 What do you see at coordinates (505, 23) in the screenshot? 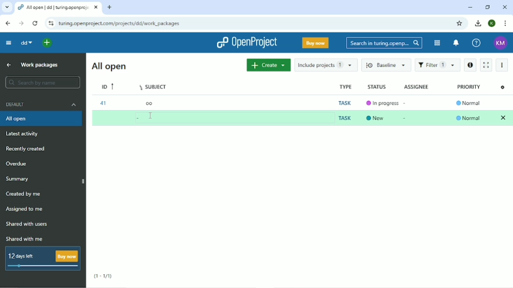
I see `Customize and control google chrome` at bounding box center [505, 23].